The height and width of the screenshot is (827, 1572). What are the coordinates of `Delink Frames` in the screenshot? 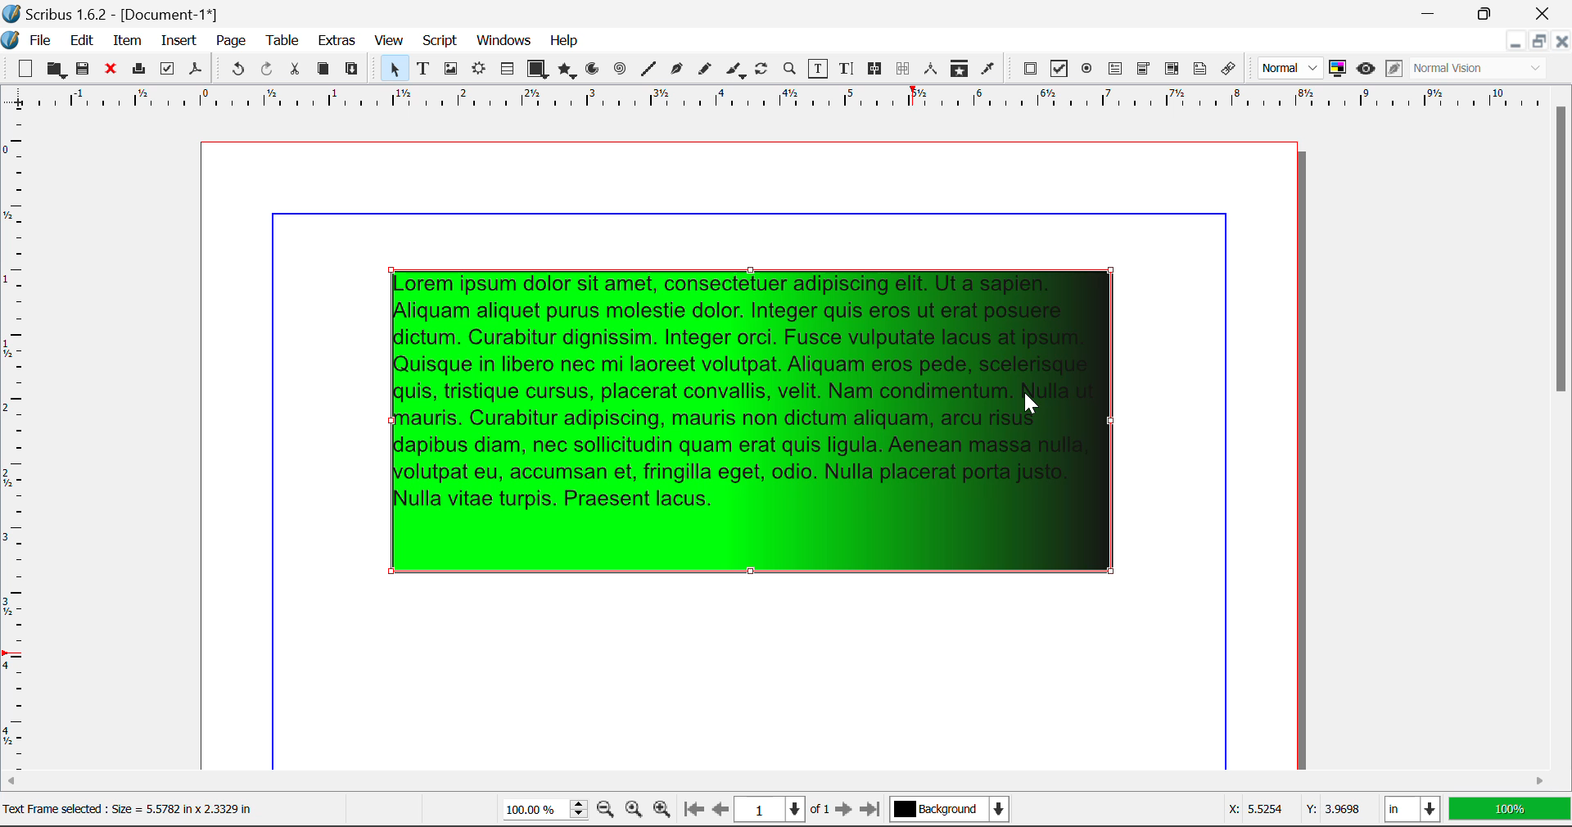 It's located at (904, 69).